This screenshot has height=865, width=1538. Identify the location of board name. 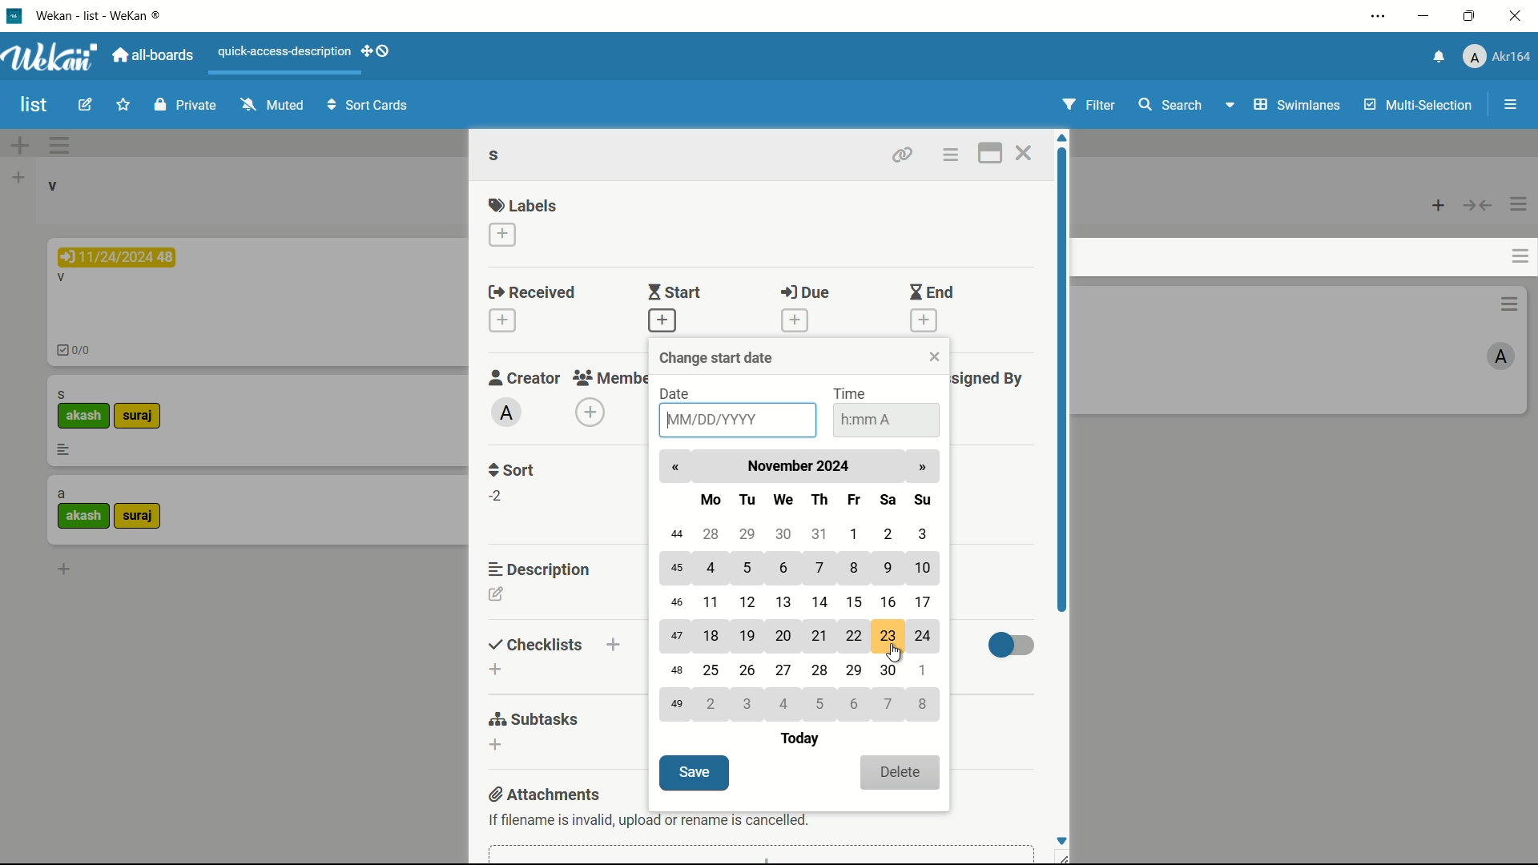
(34, 106).